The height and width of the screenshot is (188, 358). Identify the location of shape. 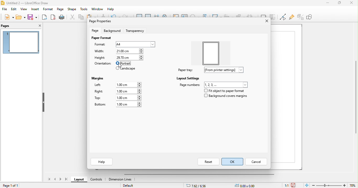
(72, 9).